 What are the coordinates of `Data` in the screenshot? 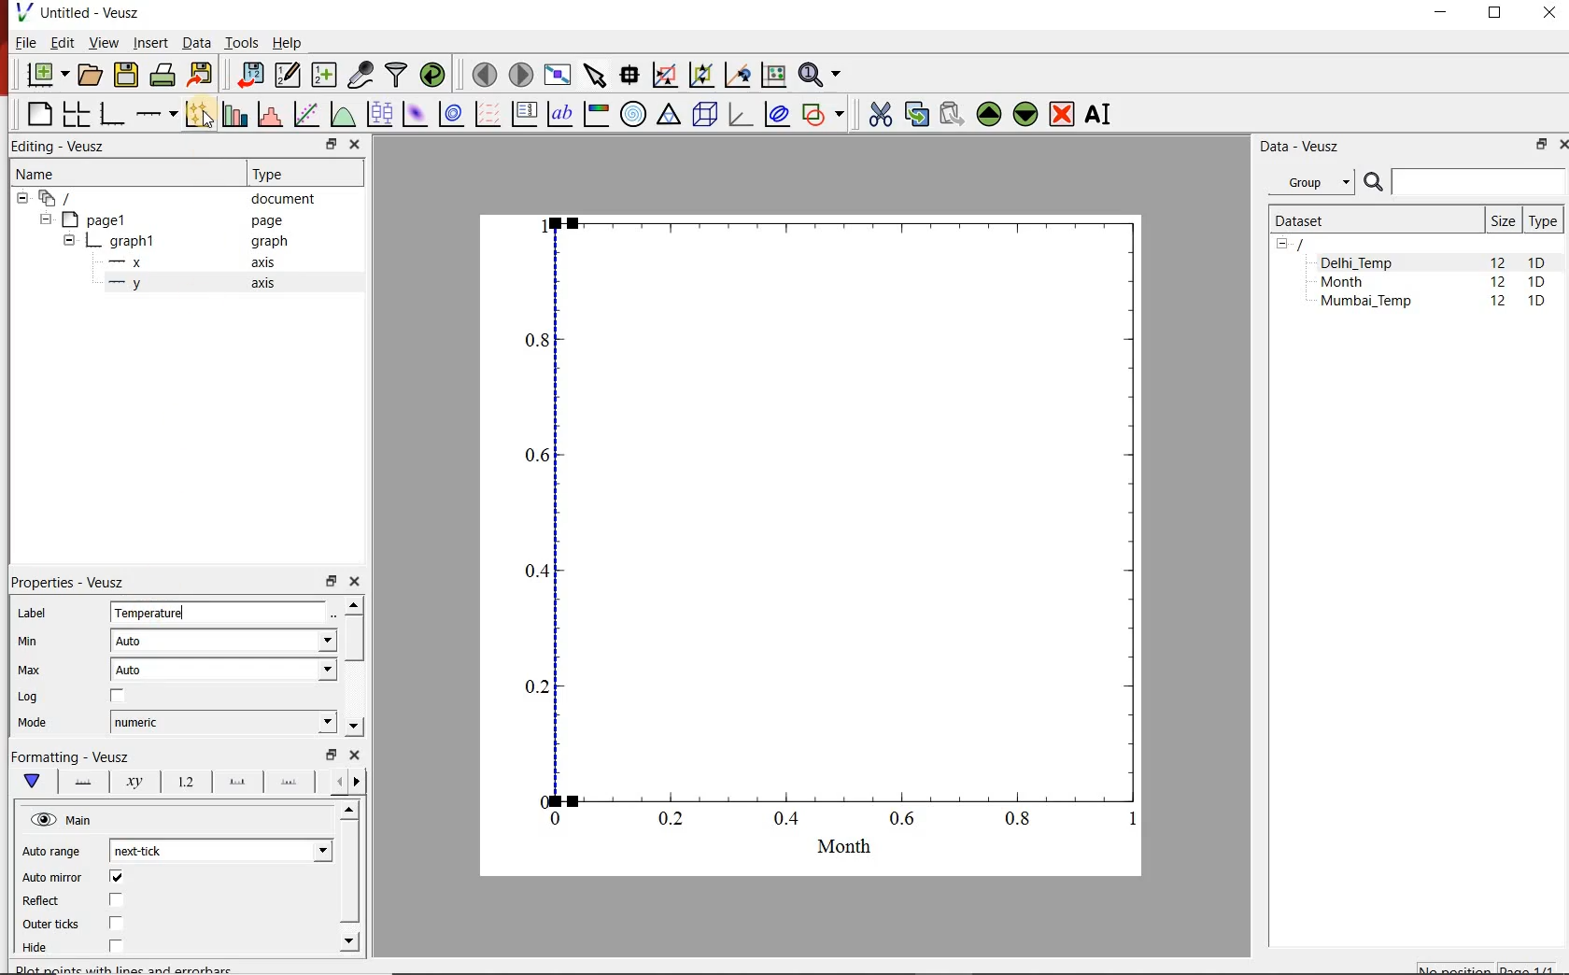 It's located at (195, 42).